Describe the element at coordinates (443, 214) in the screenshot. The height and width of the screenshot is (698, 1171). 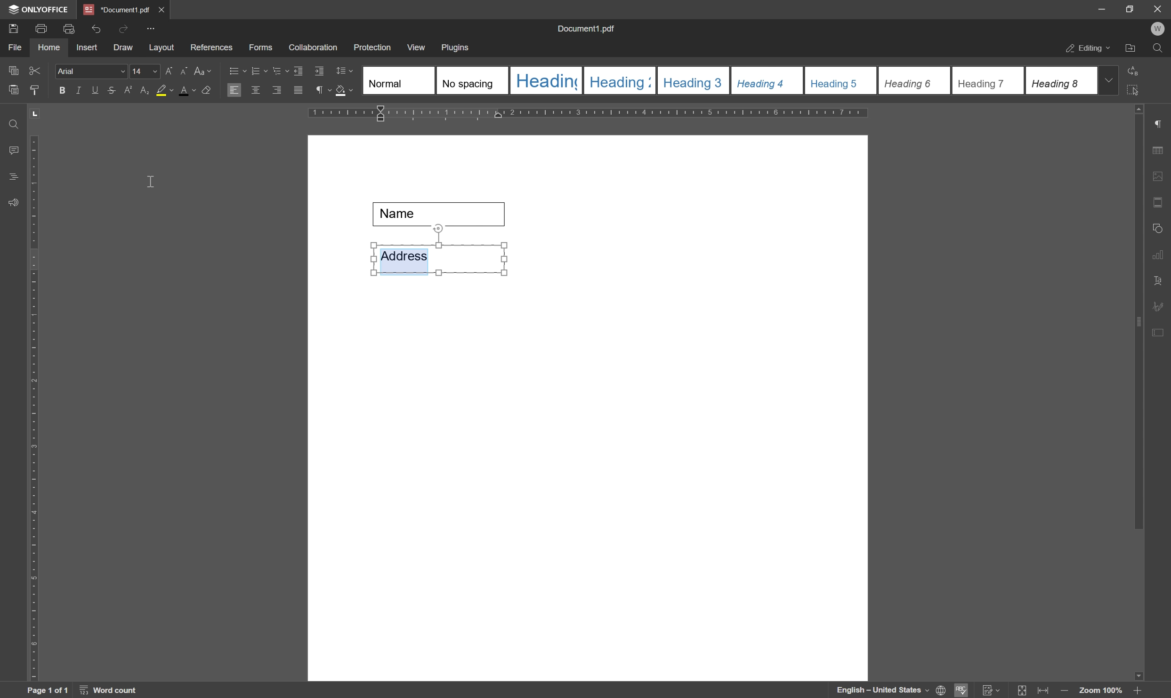
I see `Name` at that location.